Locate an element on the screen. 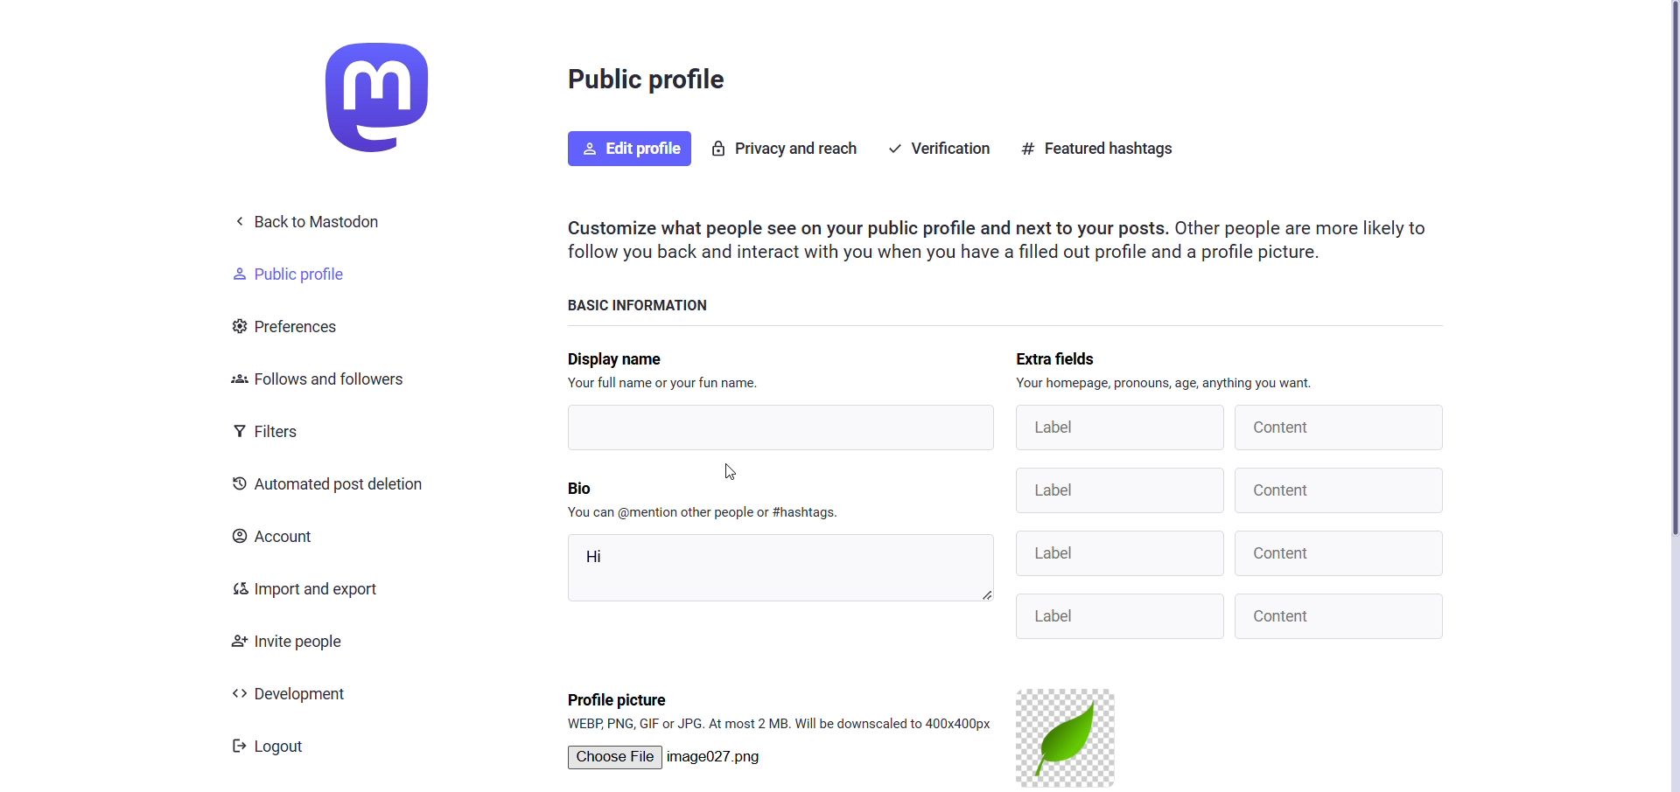 This screenshot has width=1680, height=792. invite people is located at coordinates (283, 643).